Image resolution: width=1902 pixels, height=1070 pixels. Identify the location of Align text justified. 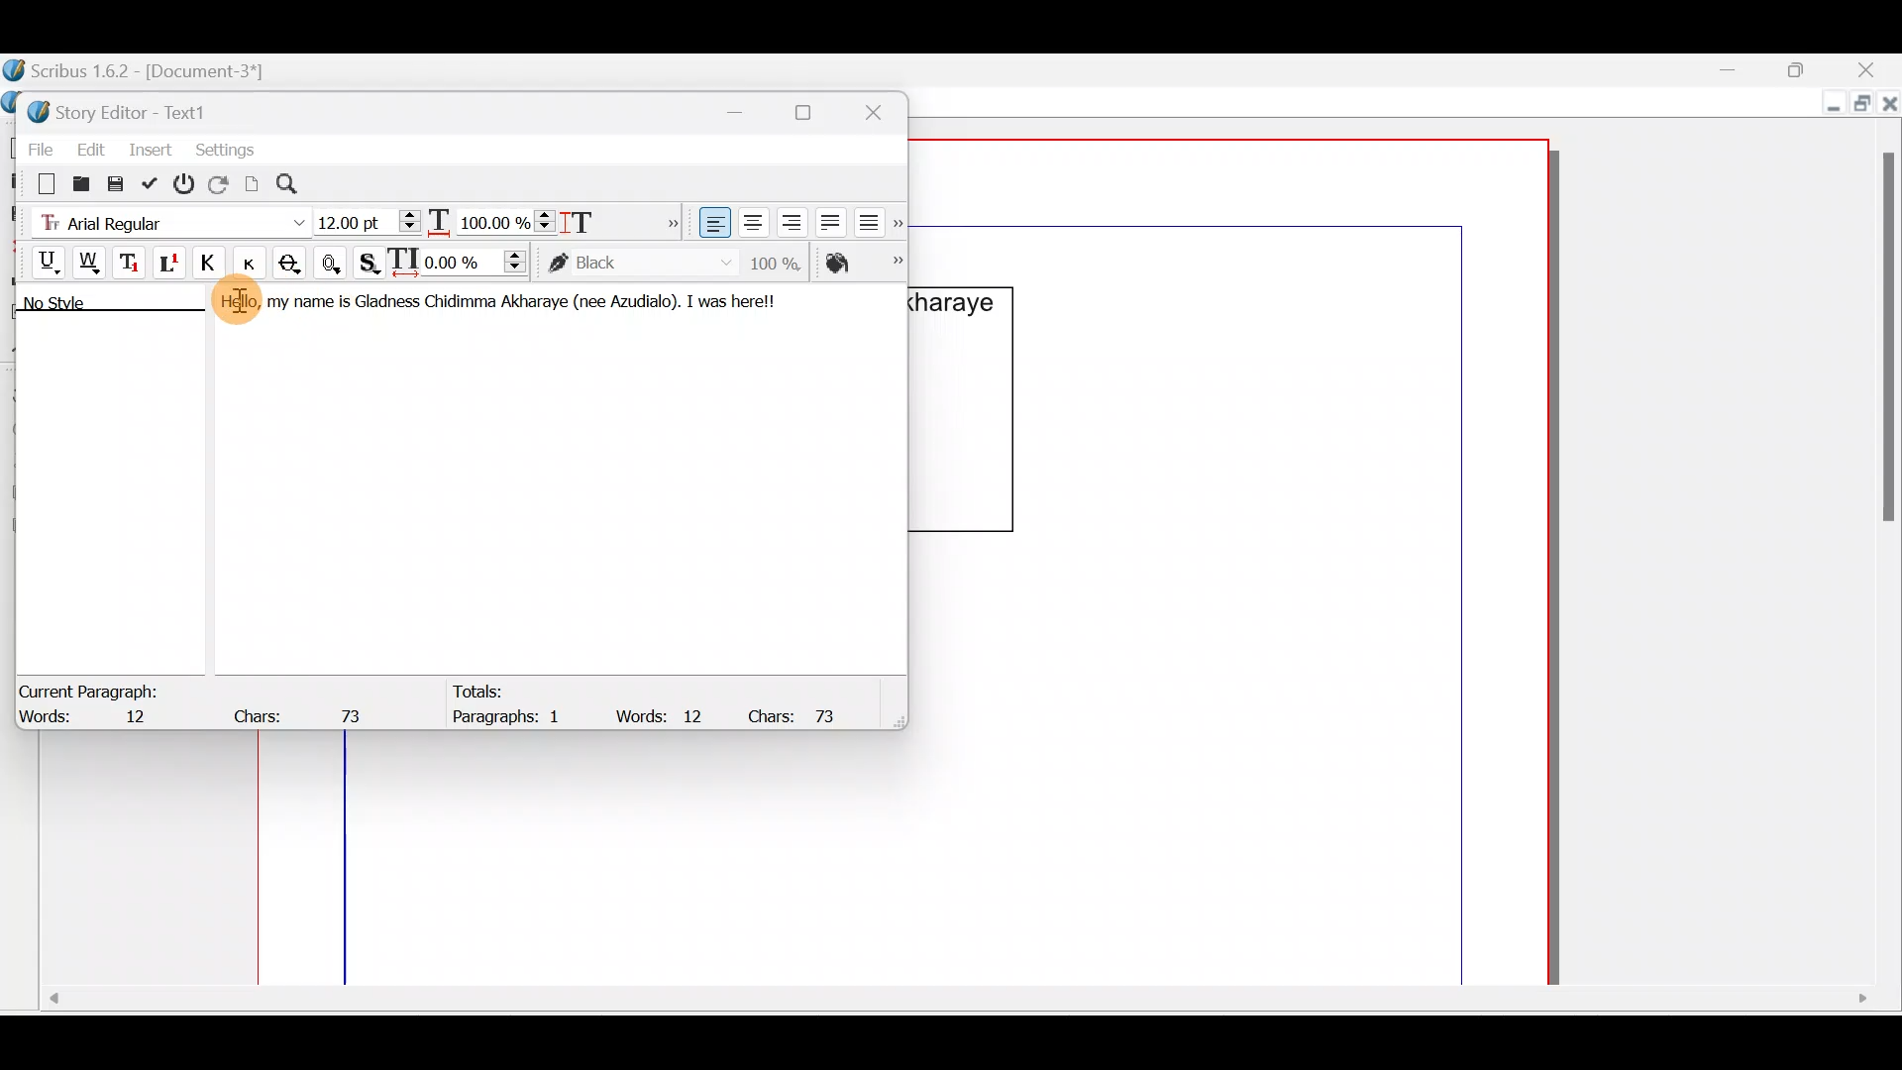
(828, 219).